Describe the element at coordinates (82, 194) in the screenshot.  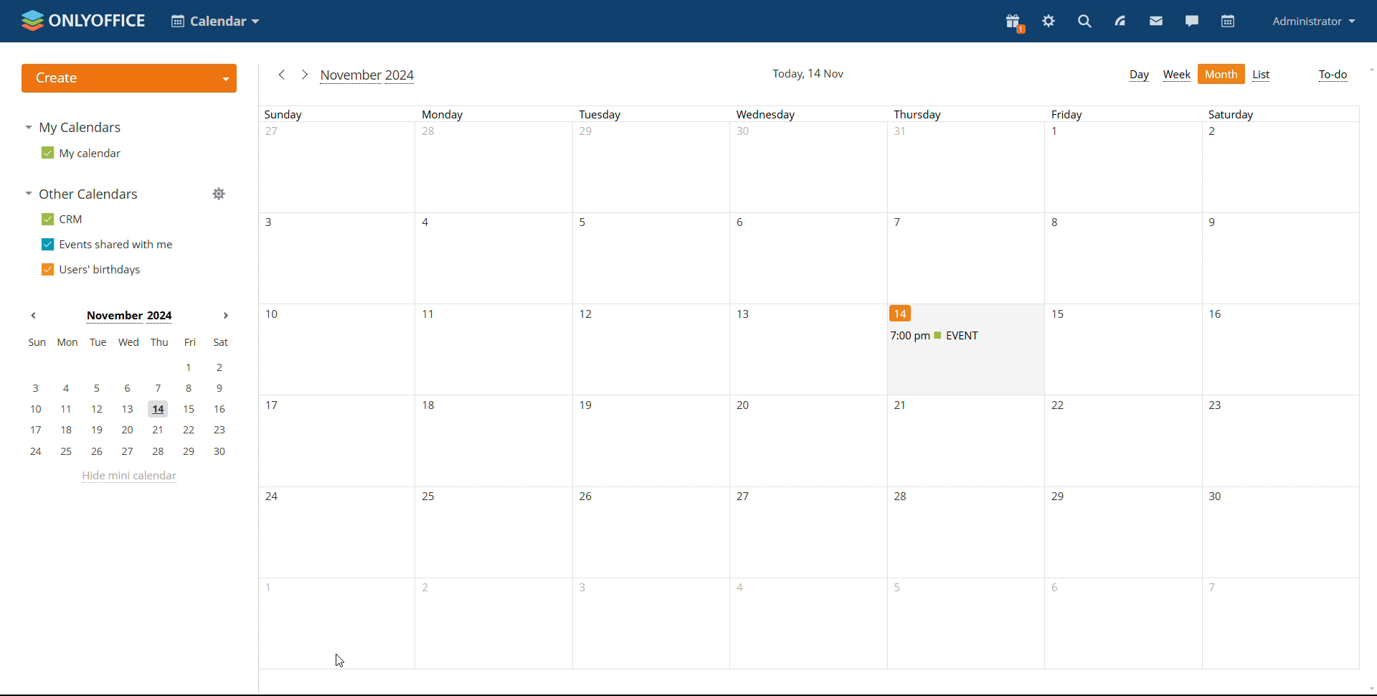
I see `other calendars` at that location.